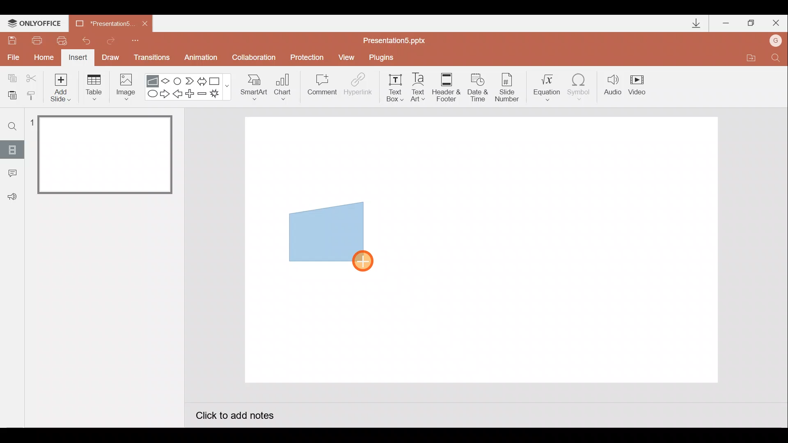 This screenshot has width=788, height=443. I want to click on Downloads, so click(695, 24).